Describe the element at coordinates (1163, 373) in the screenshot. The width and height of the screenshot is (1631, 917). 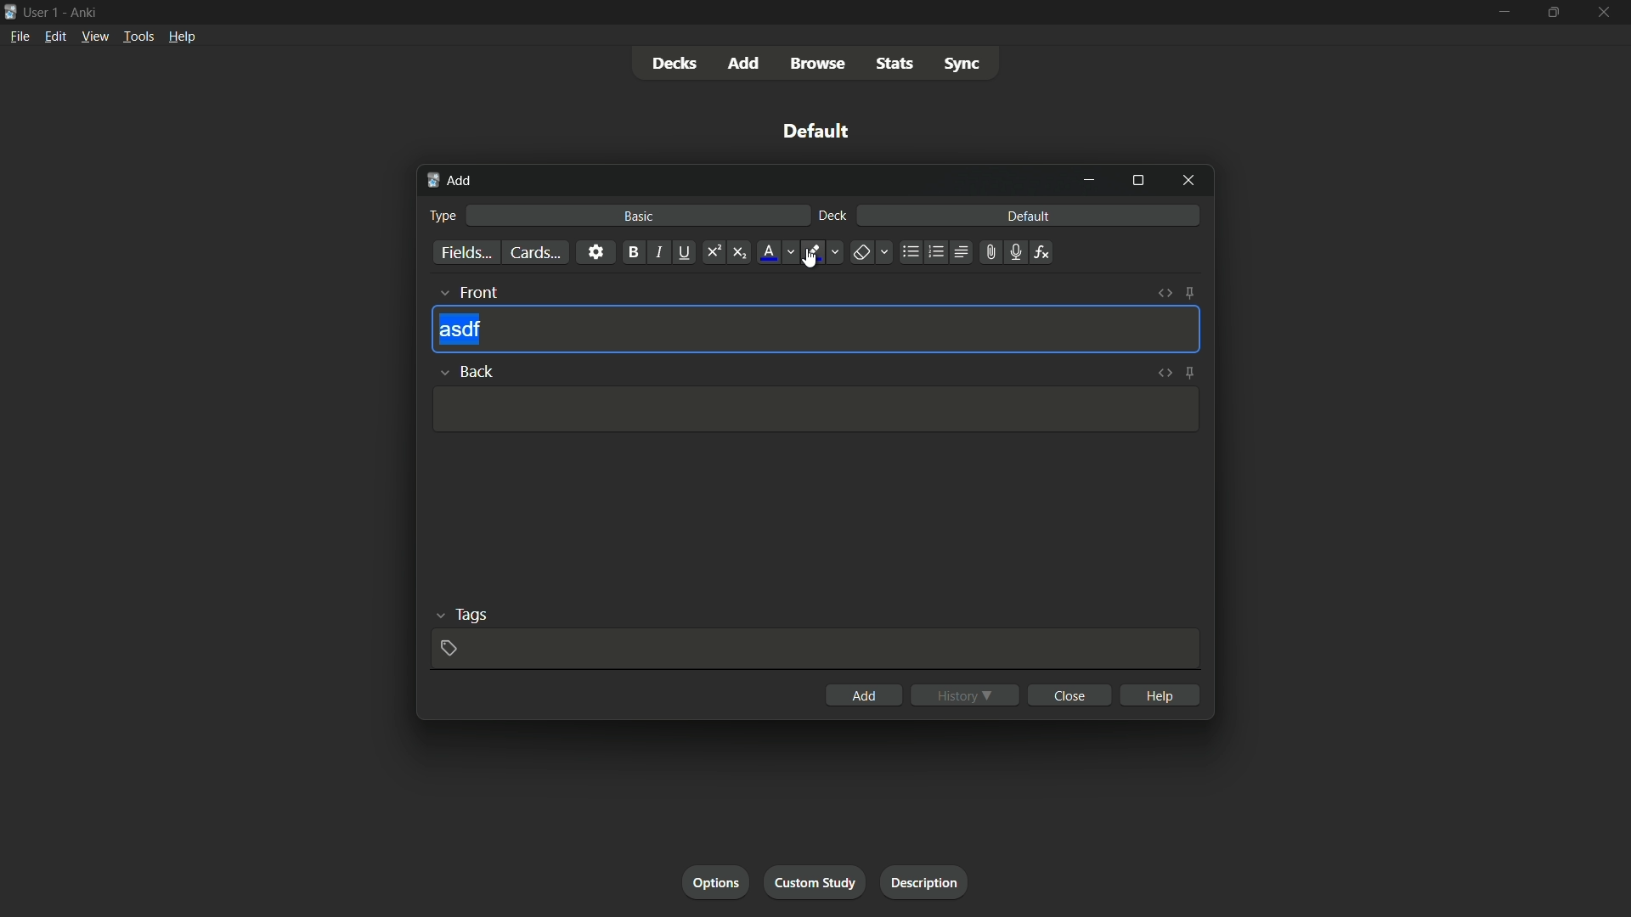
I see `toggle html editor` at that location.